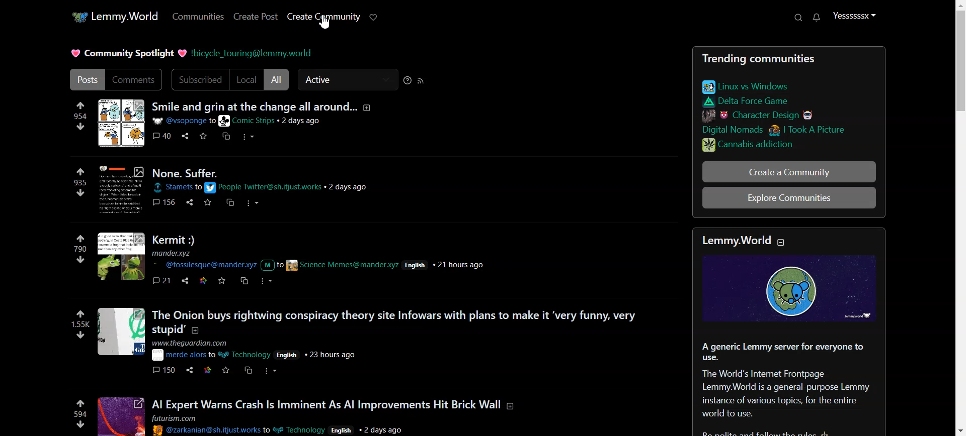 This screenshot has height=436, width=966. Describe the element at coordinates (407, 79) in the screenshot. I see `Sorting help` at that location.